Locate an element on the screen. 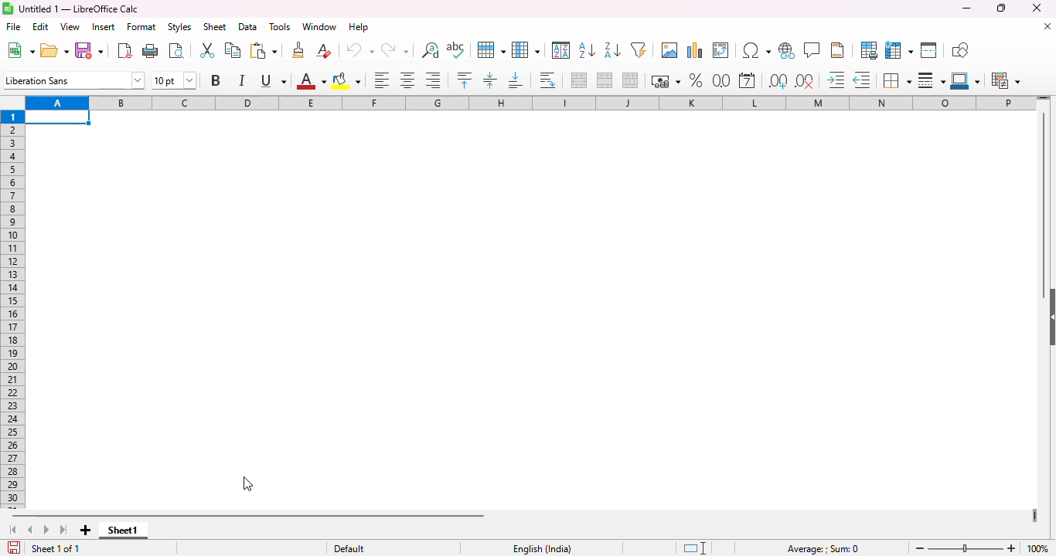  align bottom is located at coordinates (516, 80).